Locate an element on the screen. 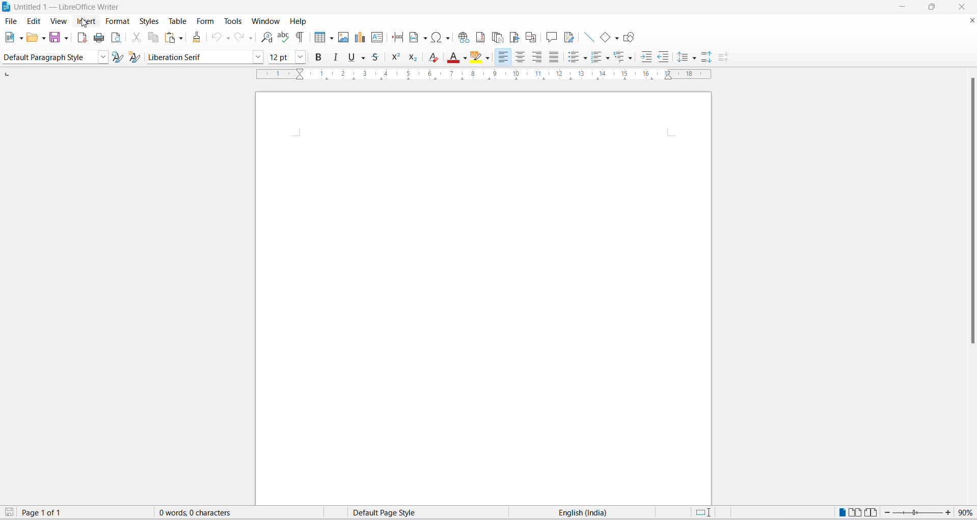  zoom percentage is located at coordinates (967, 512).